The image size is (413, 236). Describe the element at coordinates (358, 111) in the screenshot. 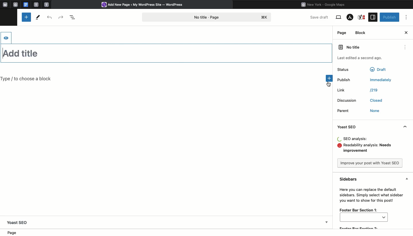

I see `Parent` at that location.